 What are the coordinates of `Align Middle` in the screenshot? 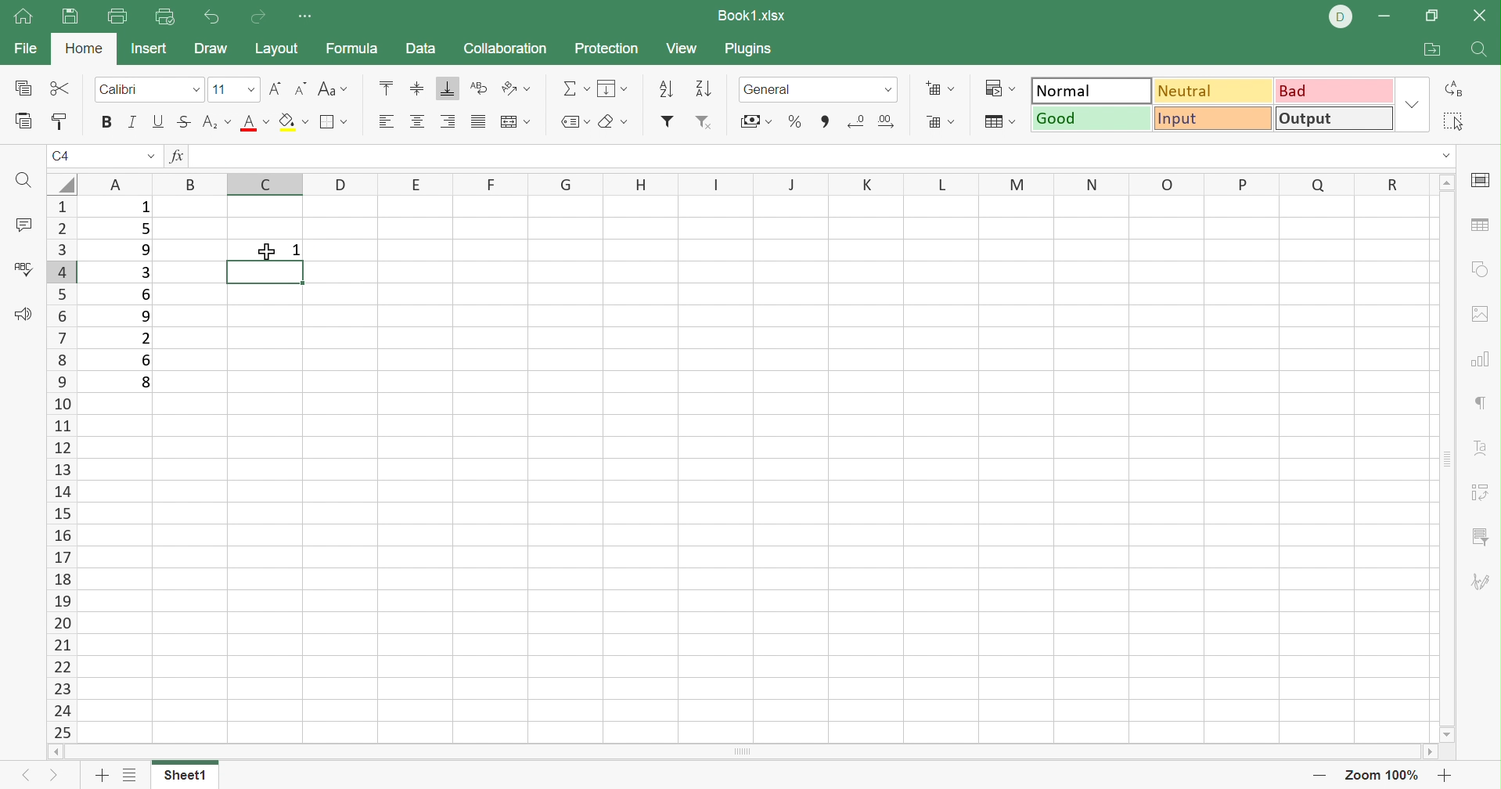 It's located at (419, 88).